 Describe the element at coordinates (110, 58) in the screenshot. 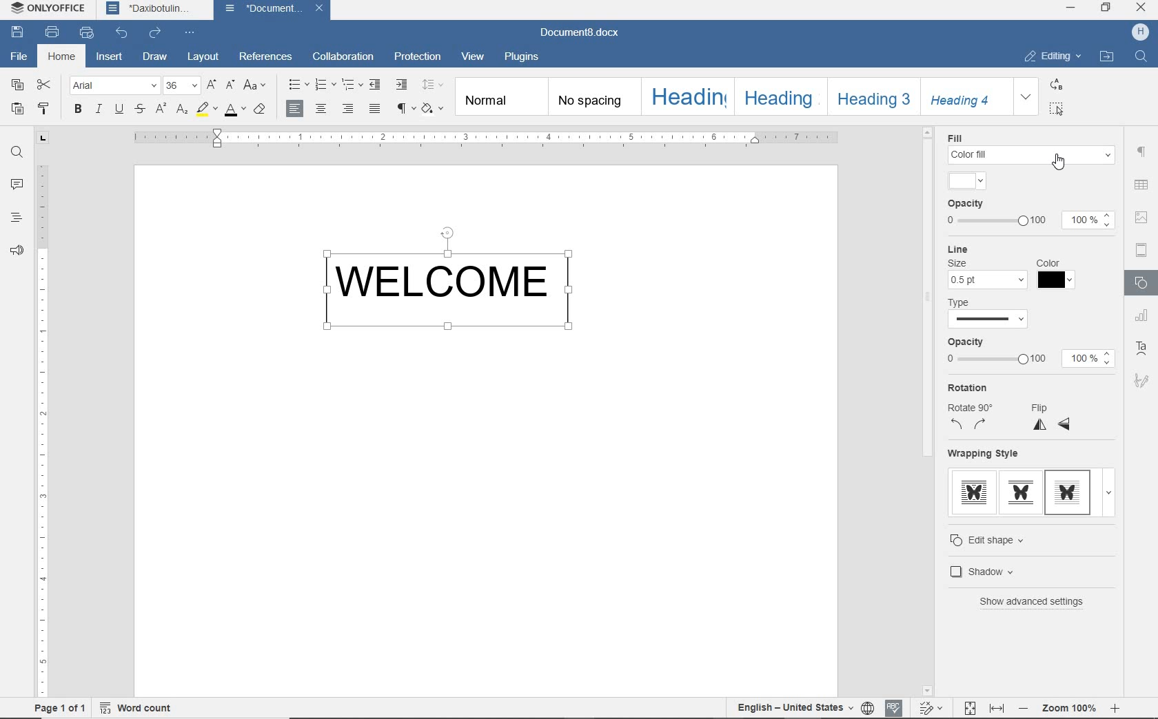

I see `INSERT` at that location.